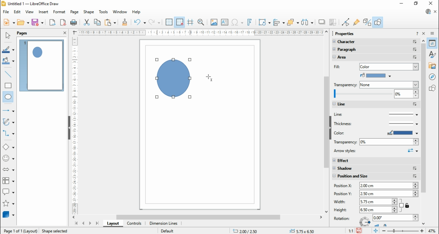  Describe the element at coordinates (63, 22) in the screenshot. I see `export directly as PDF` at that location.